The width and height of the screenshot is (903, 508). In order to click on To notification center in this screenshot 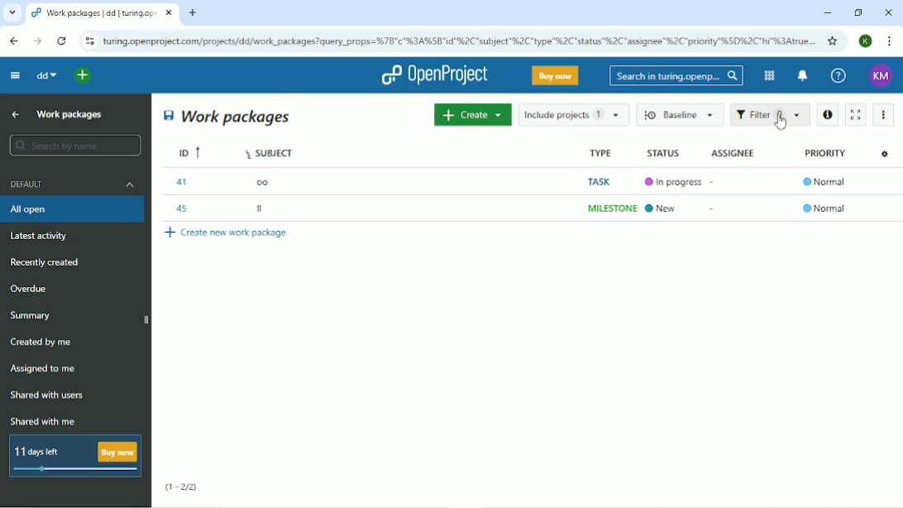, I will do `click(801, 77)`.